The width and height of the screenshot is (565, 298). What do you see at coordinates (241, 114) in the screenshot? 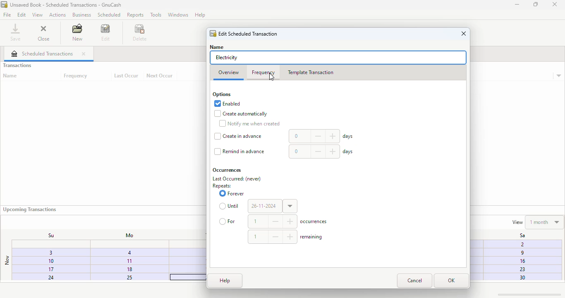
I see `create automatically` at bounding box center [241, 114].